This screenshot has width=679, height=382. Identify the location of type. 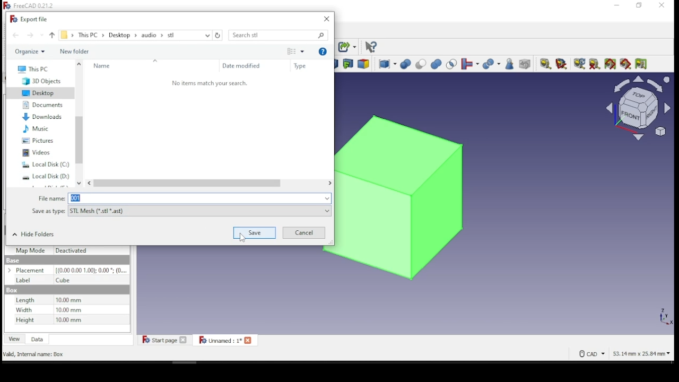
(303, 65).